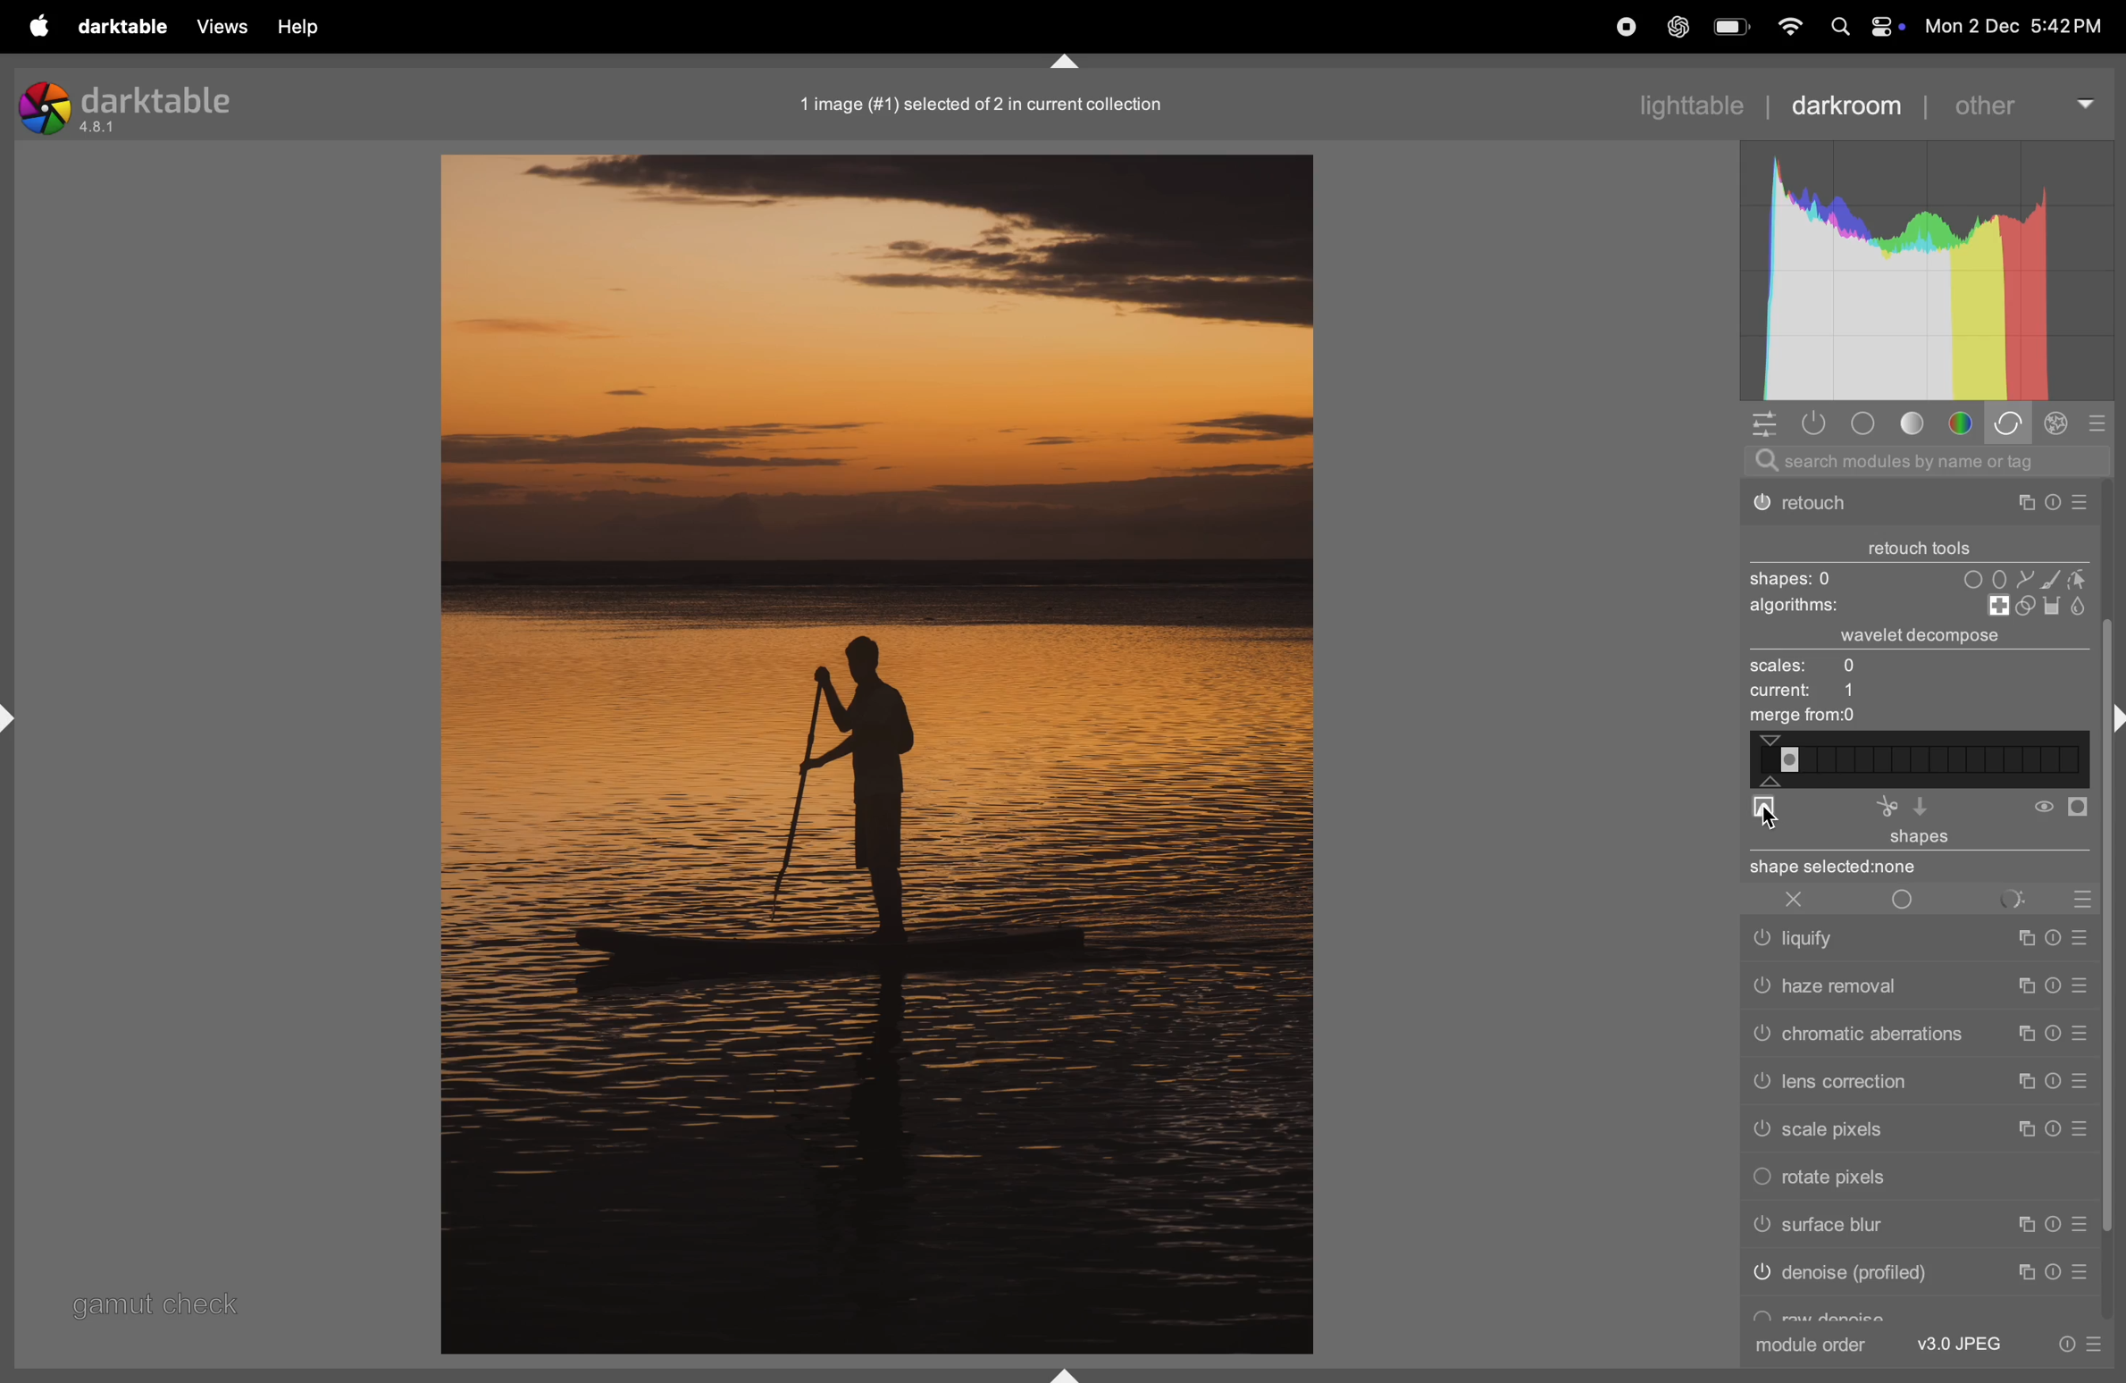 Image resolution: width=2126 pixels, height=1383 pixels. I want to click on retouch, so click(1919, 507).